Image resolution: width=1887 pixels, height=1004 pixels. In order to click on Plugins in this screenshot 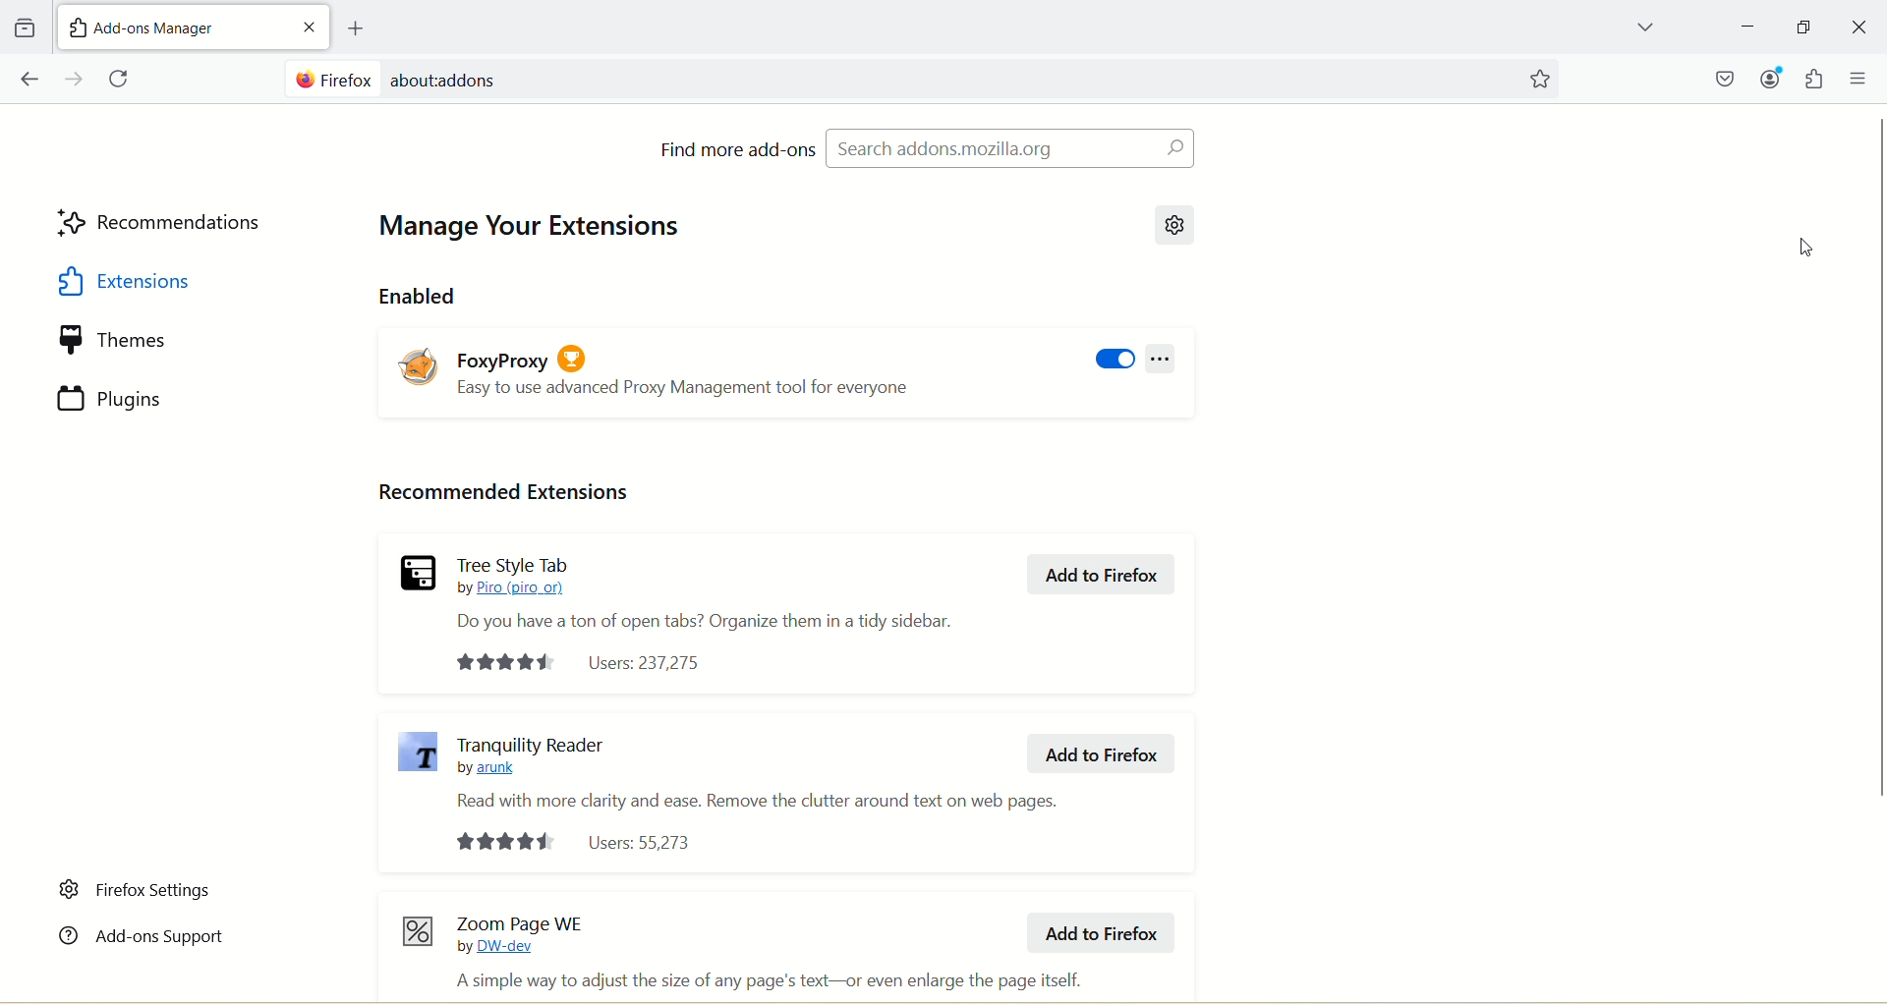, I will do `click(166, 398)`.